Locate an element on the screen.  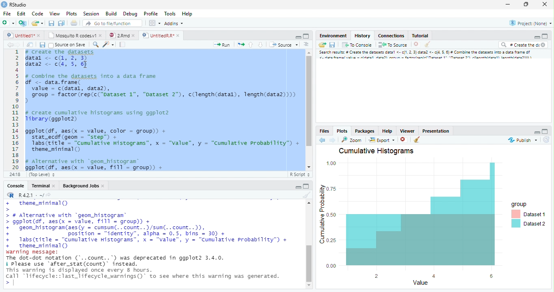
Help is located at coordinates (387, 131).